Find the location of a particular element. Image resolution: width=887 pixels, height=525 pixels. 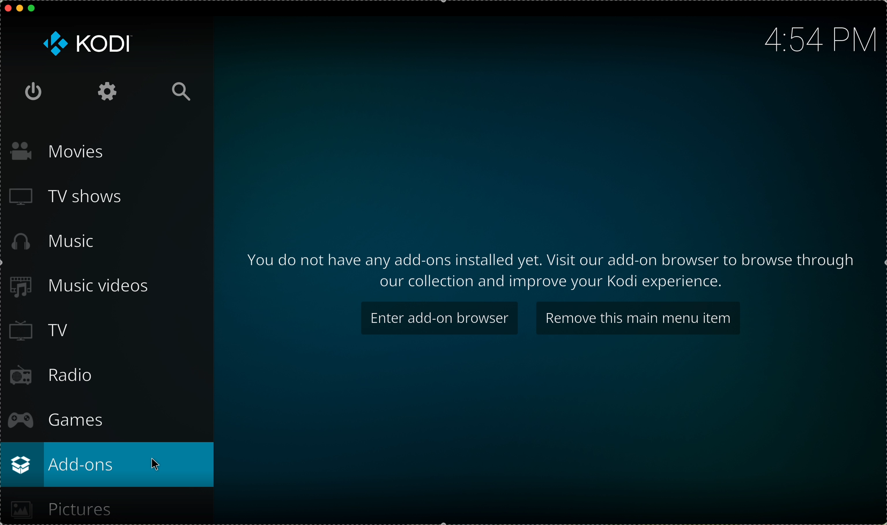

settings is located at coordinates (108, 91).